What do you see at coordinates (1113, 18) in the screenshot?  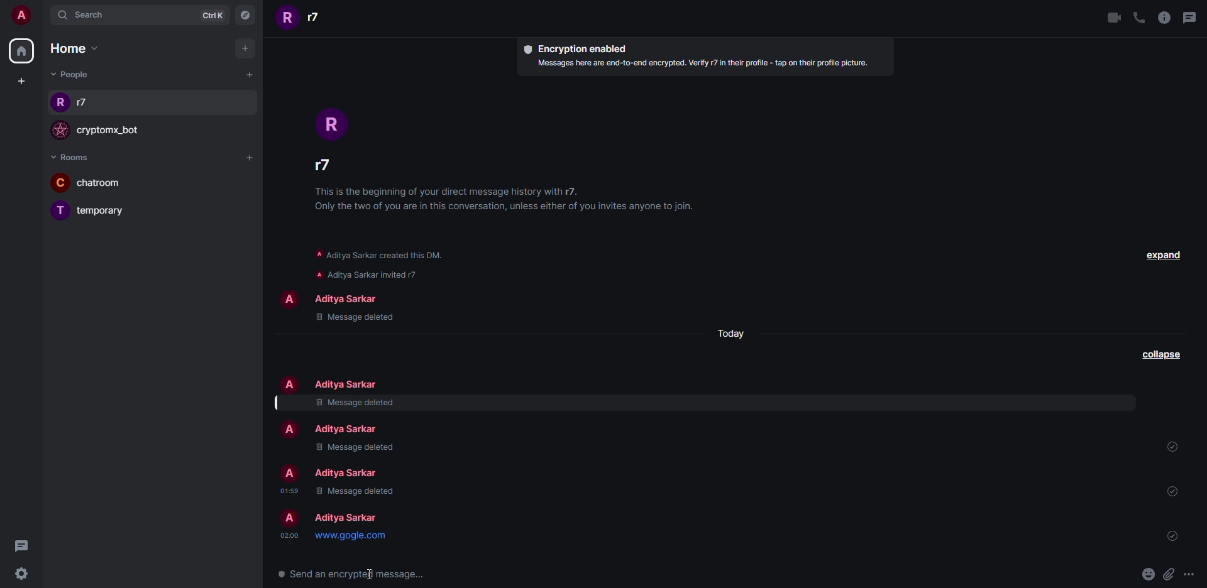 I see `video call` at bounding box center [1113, 18].